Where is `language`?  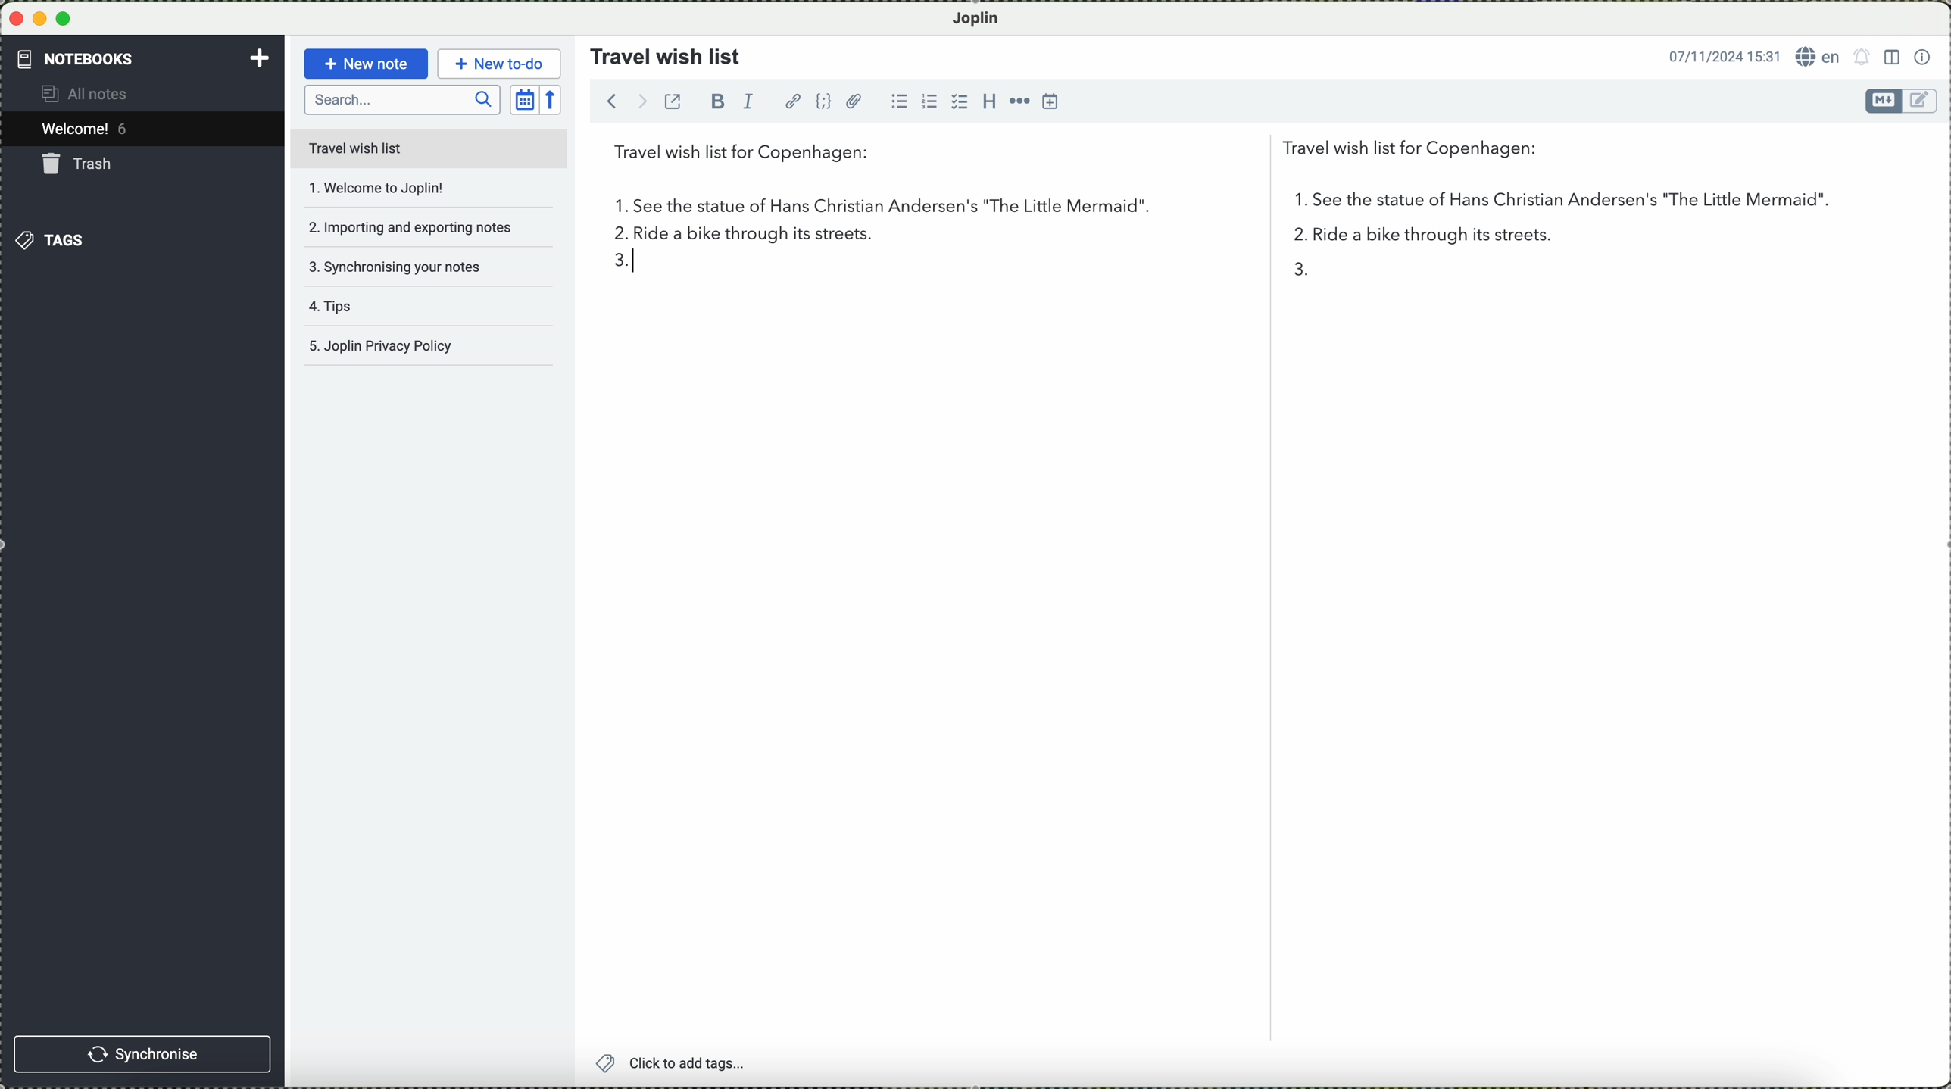
language is located at coordinates (1818, 57).